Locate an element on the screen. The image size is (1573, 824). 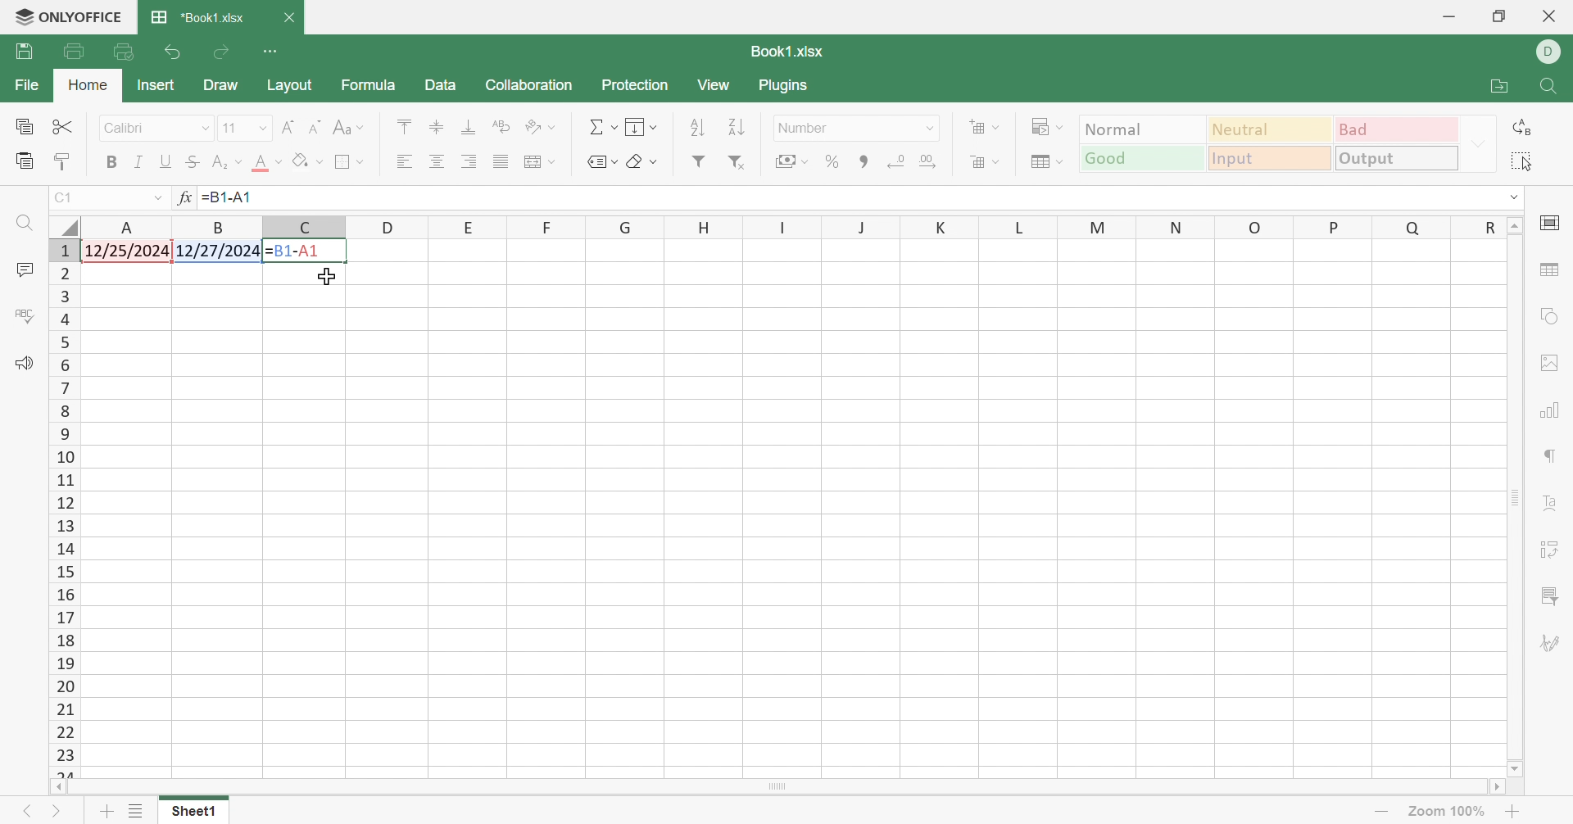
Input is located at coordinates (1271, 160).